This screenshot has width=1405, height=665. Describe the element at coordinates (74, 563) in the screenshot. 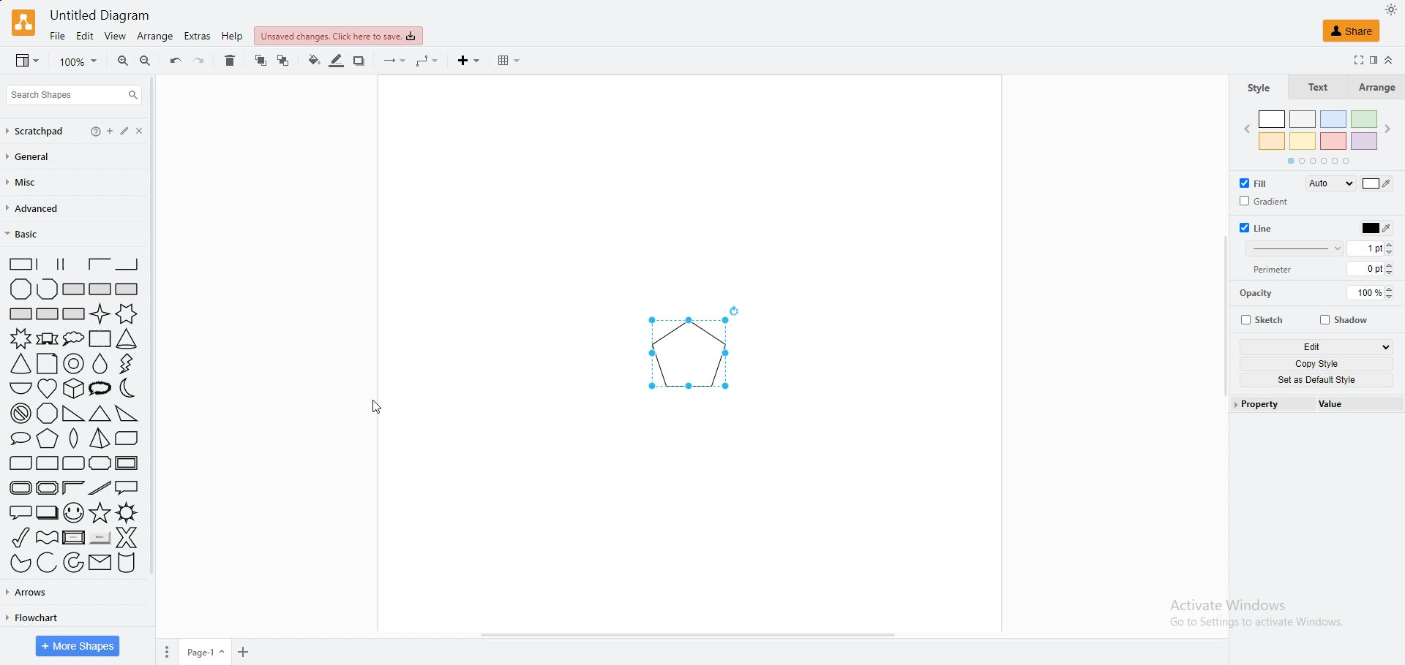

I see `partial concentric ellipse` at that location.